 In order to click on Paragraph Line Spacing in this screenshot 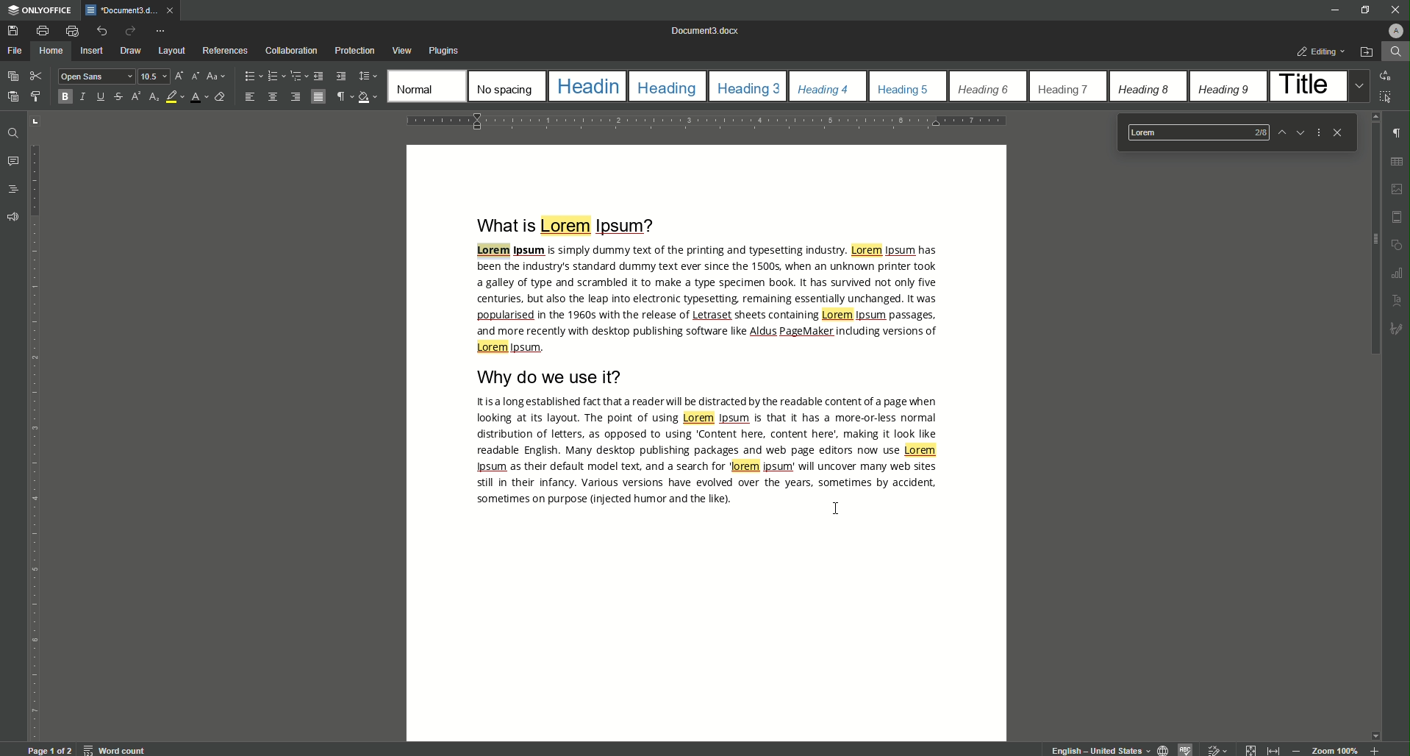, I will do `click(368, 75)`.